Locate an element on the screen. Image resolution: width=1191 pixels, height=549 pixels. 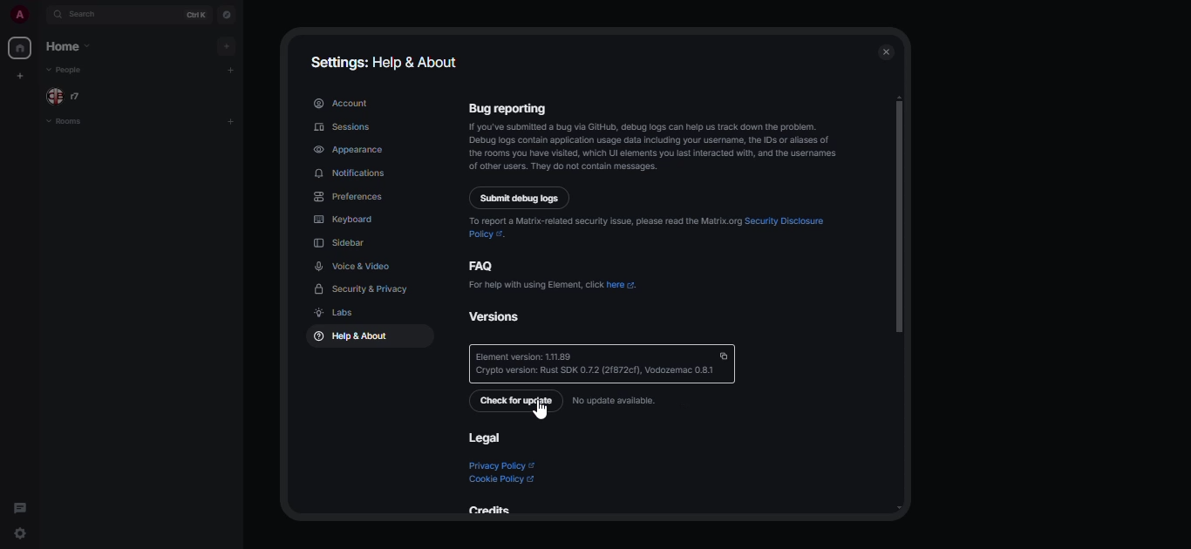
profile is located at coordinates (15, 15).